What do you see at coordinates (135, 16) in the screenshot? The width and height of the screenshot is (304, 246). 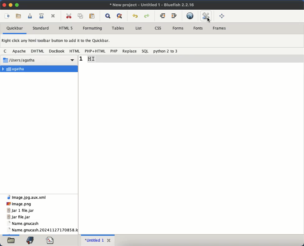 I see `undo` at bounding box center [135, 16].